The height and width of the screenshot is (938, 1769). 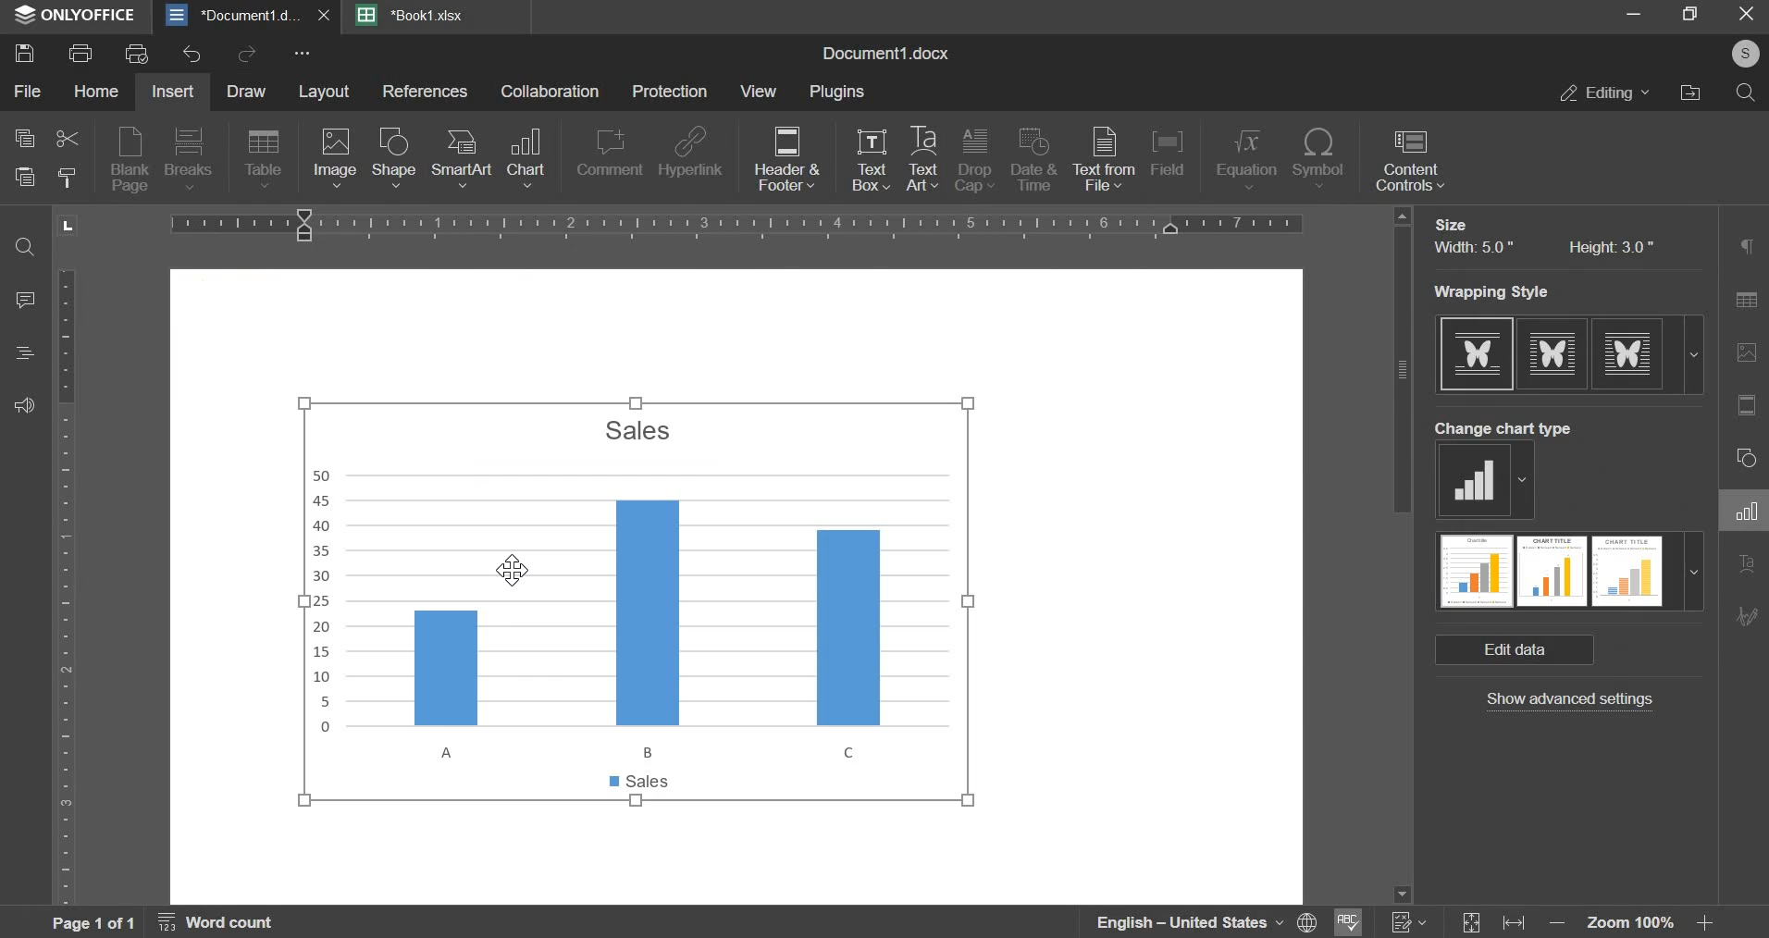 I want to click on layout, so click(x=323, y=92).